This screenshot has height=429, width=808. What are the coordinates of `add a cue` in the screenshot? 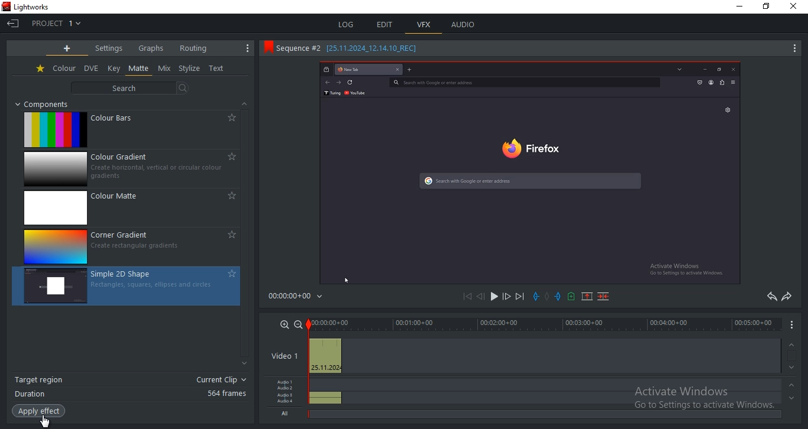 It's located at (570, 297).